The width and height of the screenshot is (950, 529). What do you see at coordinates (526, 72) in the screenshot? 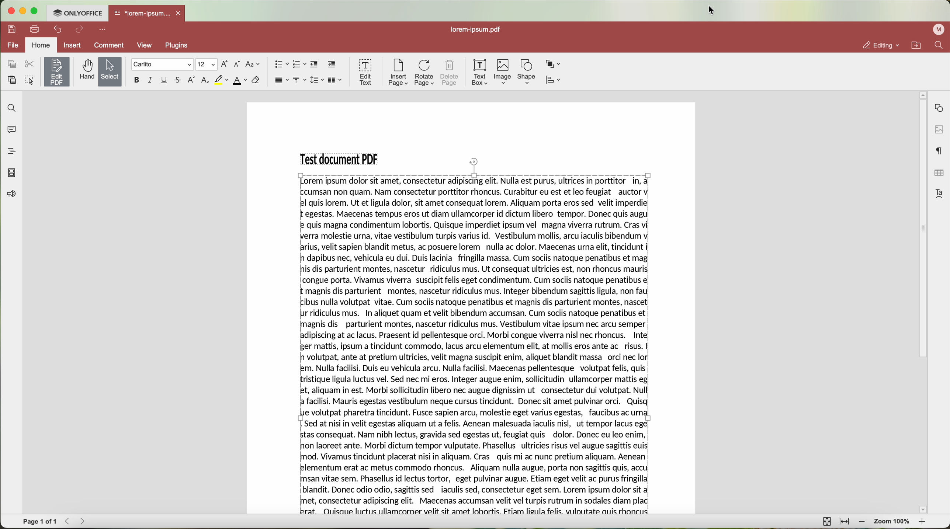
I see `shape` at bounding box center [526, 72].